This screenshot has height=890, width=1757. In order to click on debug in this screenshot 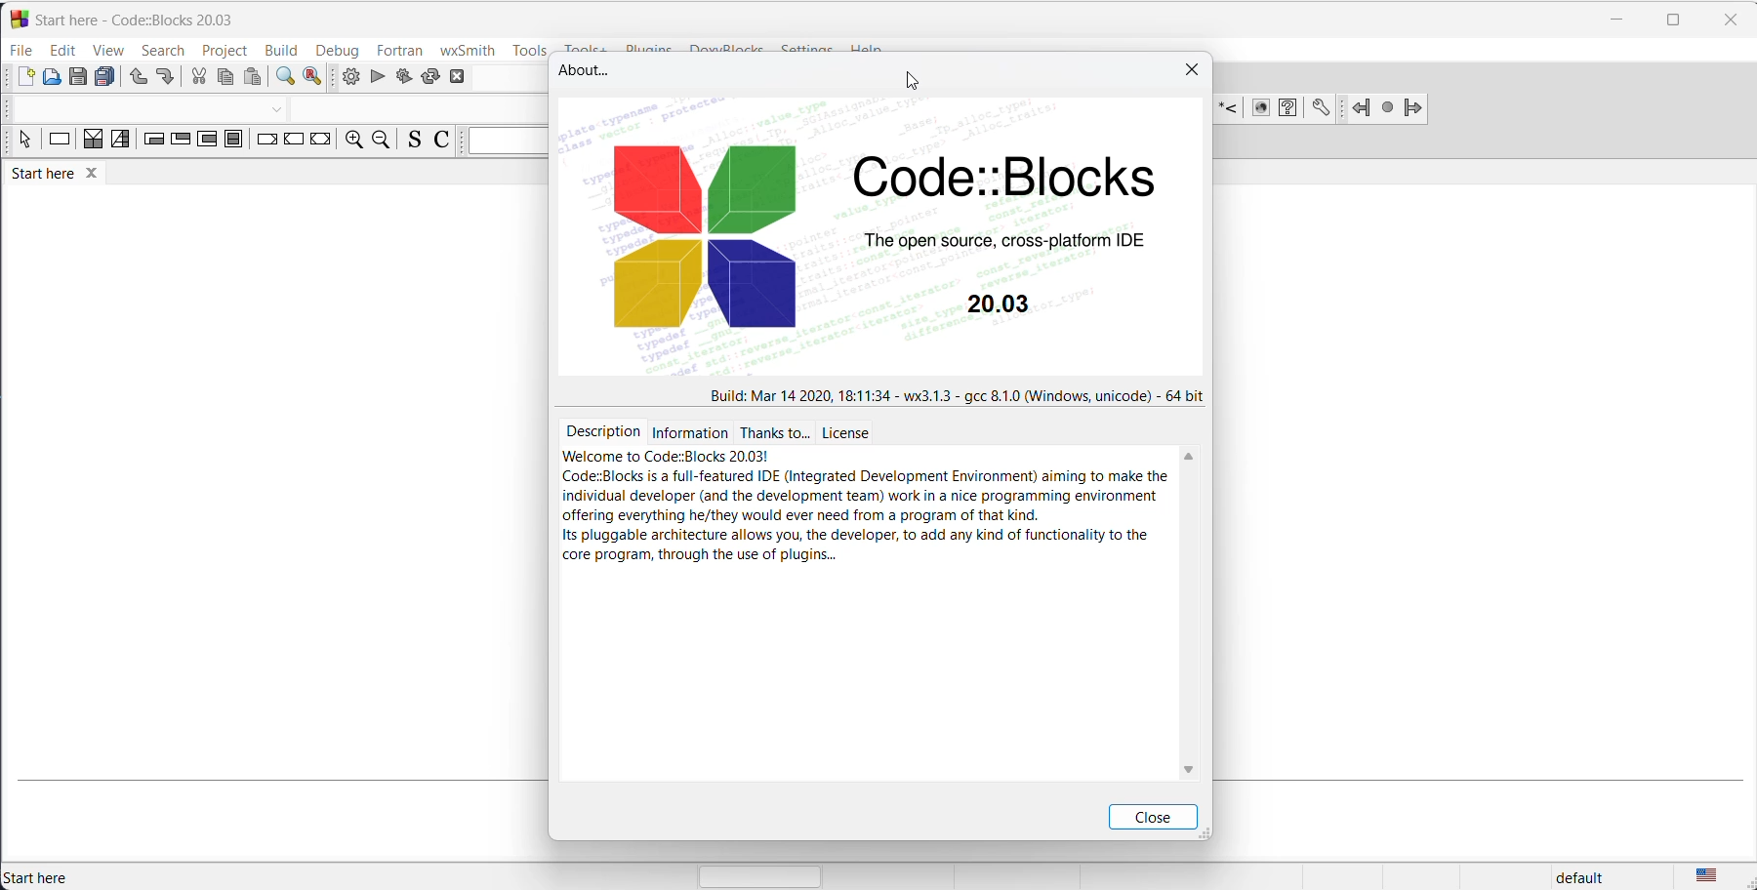, I will do `click(339, 50)`.